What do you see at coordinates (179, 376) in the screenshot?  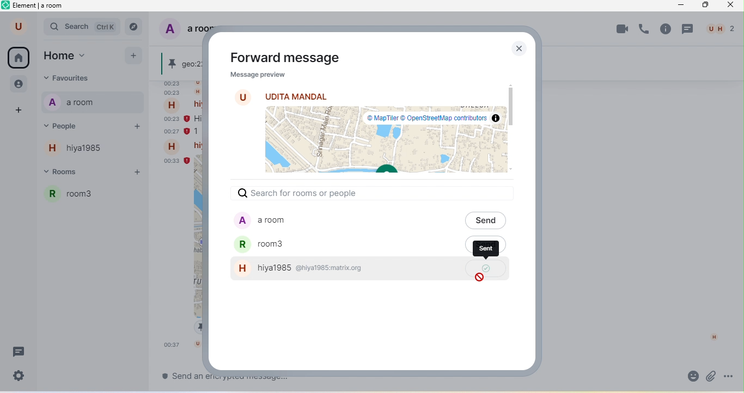 I see `` at bounding box center [179, 376].